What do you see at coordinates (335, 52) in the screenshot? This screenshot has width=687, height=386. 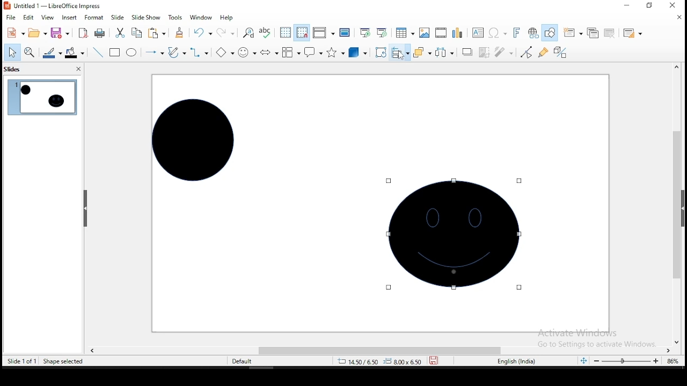 I see `stars and banners` at bounding box center [335, 52].